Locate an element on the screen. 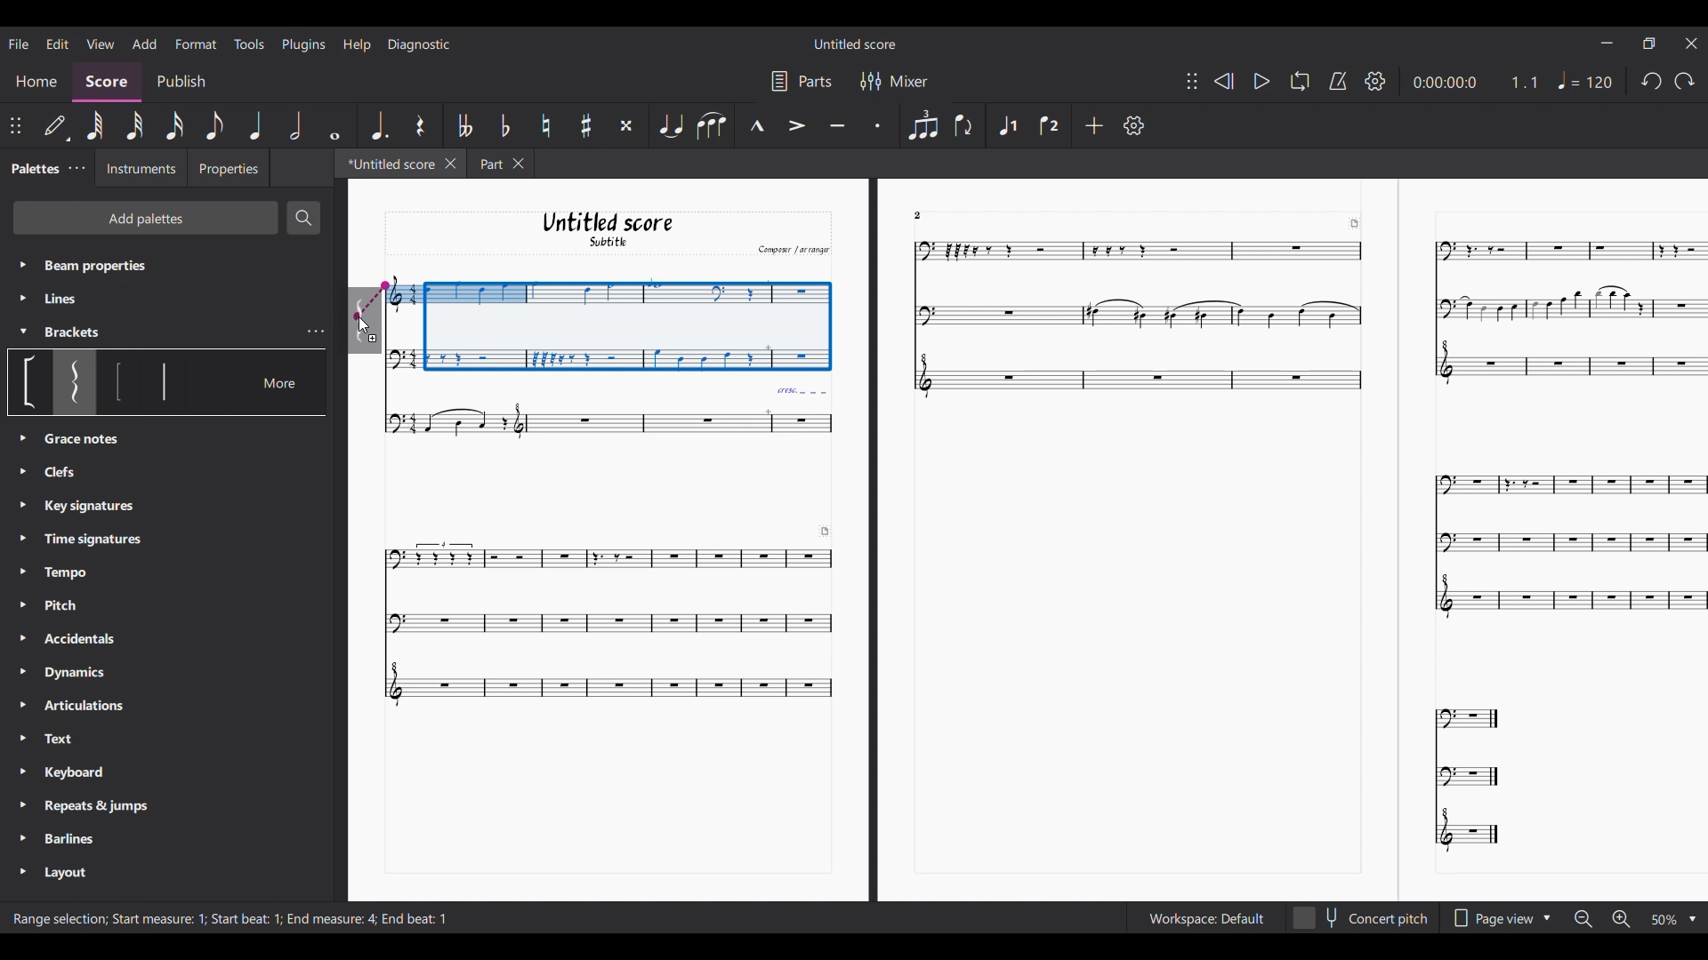 Image resolution: width=1708 pixels, height=960 pixels. Selection made by cursor is located at coordinates (610, 343).